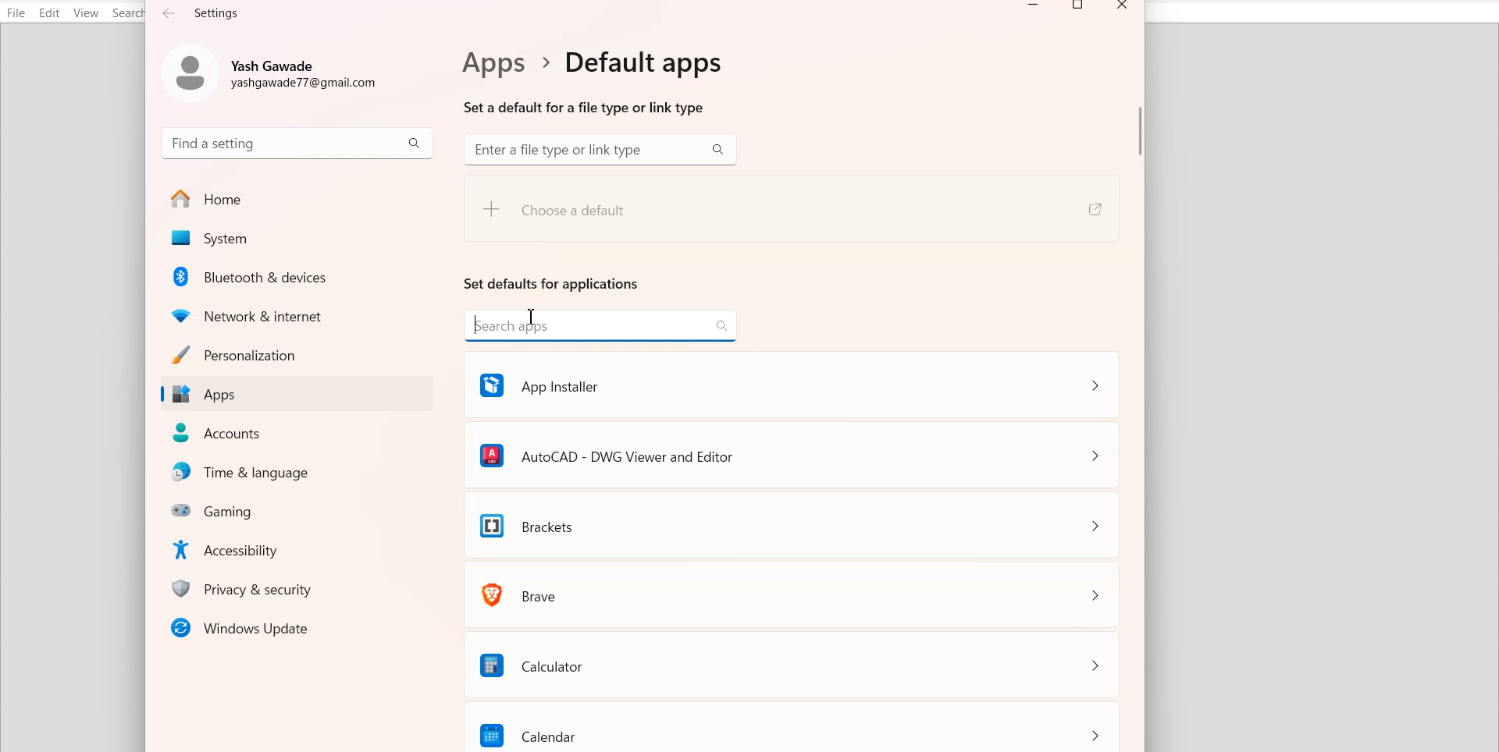 The width and height of the screenshot is (1499, 752). I want to click on Minimize, so click(1034, 8).